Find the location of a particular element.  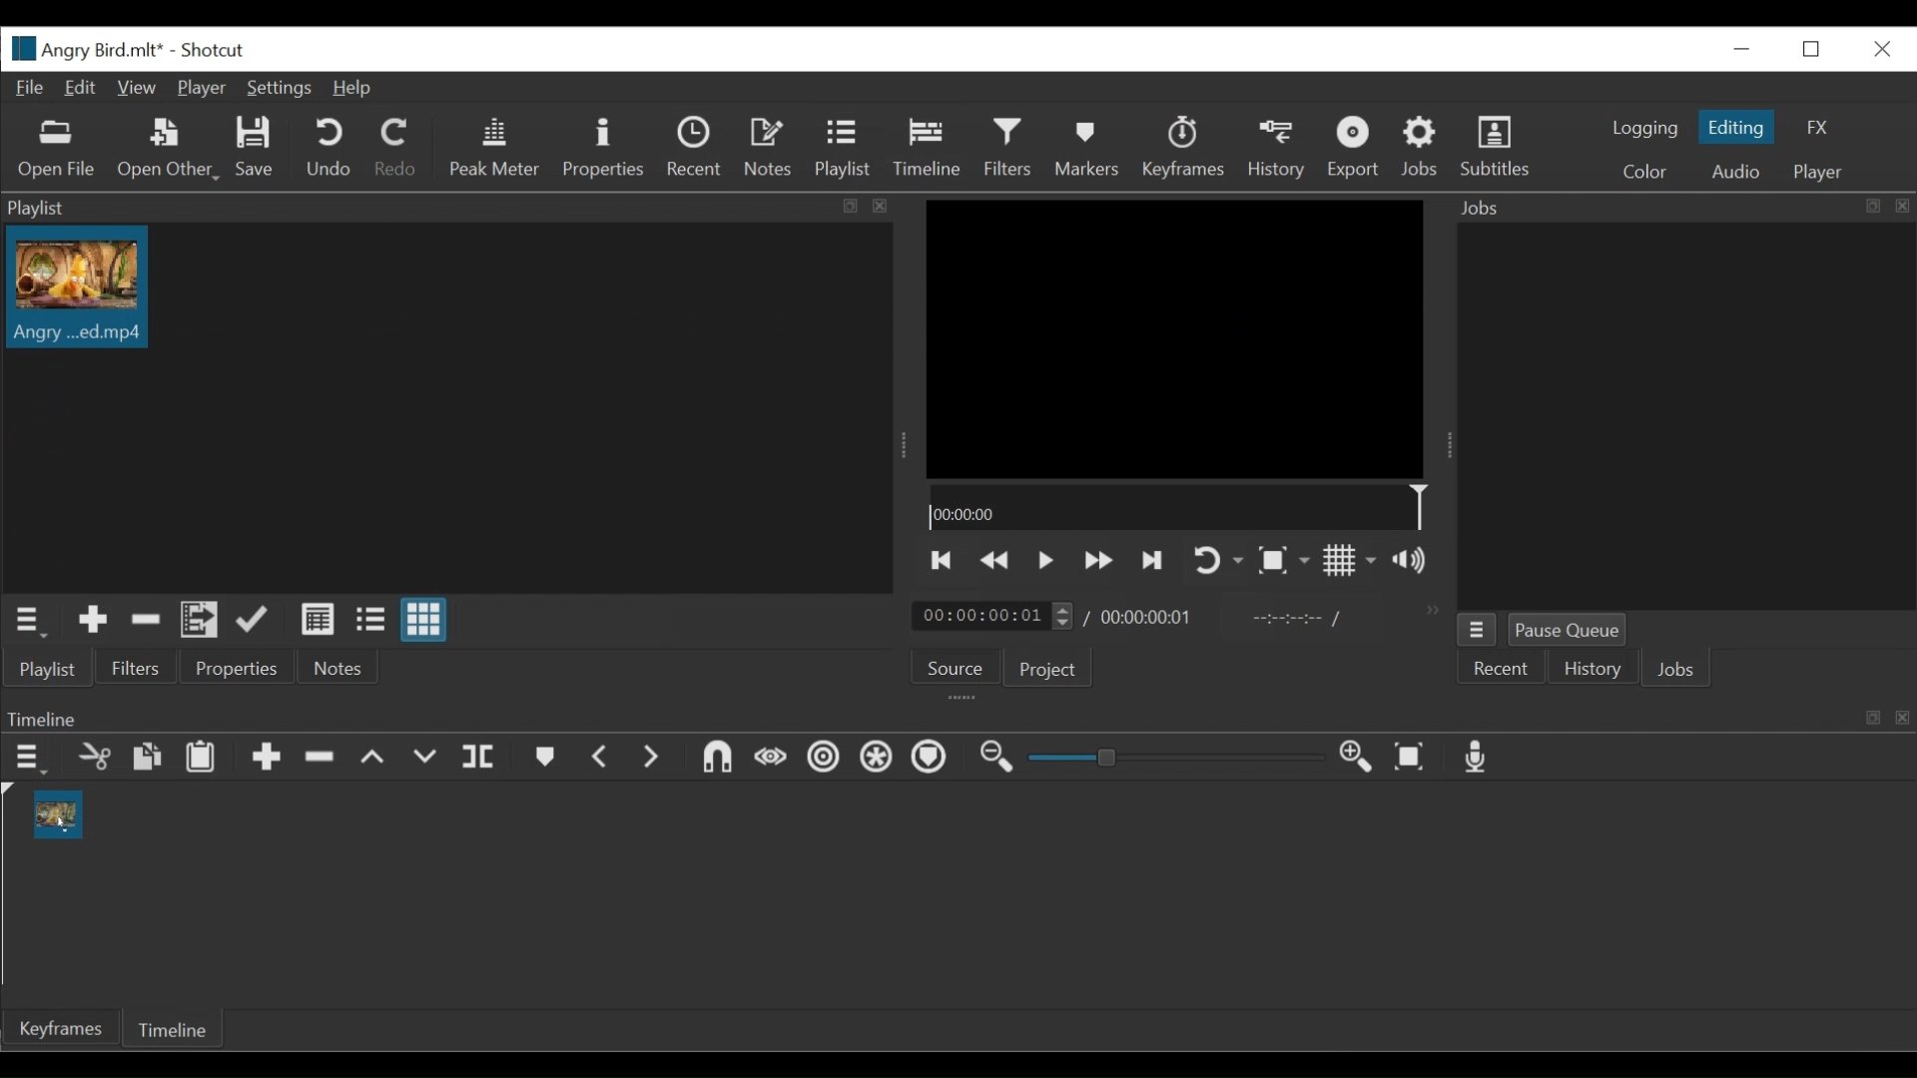

Save is located at coordinates (256, 148).